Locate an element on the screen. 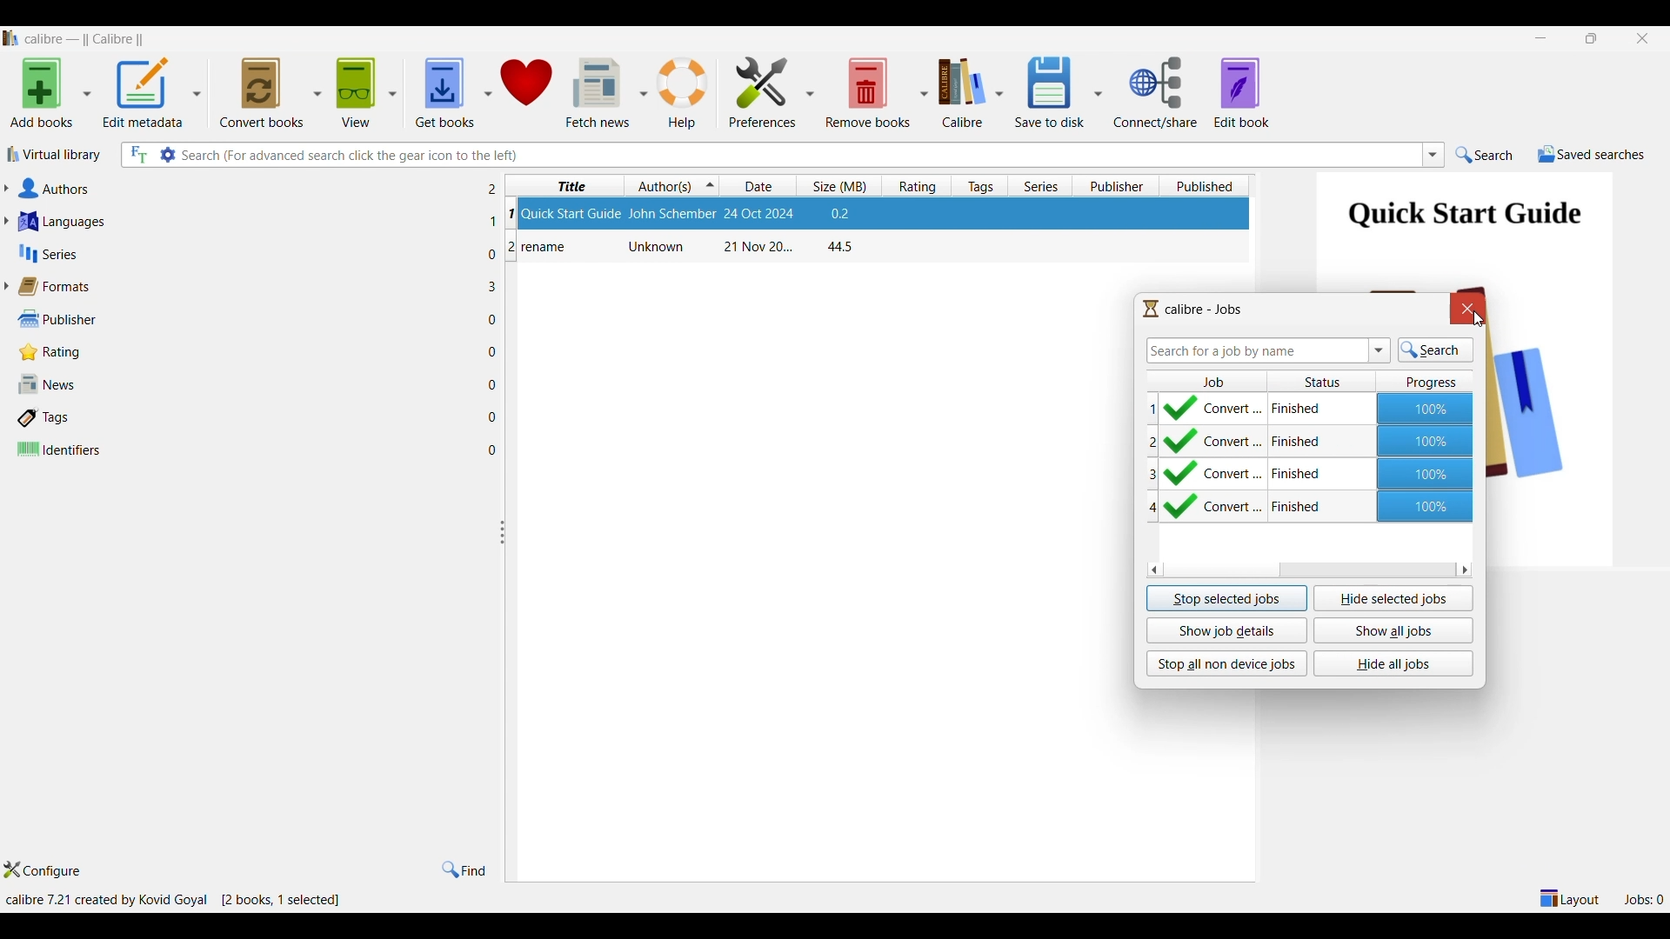 This screenshot has height=939, width=1670. Saved searches is located at coordinates (1592, 155).